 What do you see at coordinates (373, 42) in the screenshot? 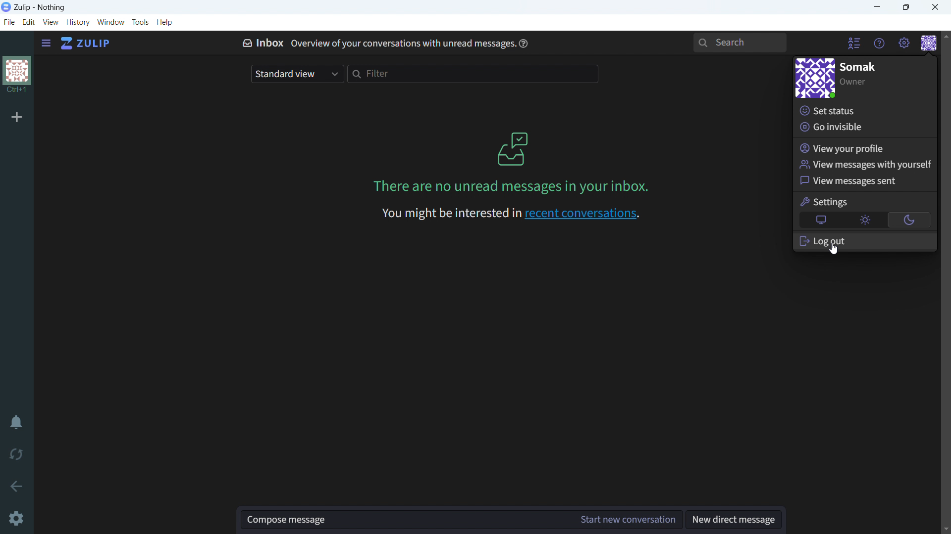
I see `inbox overview of  your conversations with unread messages` at bounding box center [373, 42].